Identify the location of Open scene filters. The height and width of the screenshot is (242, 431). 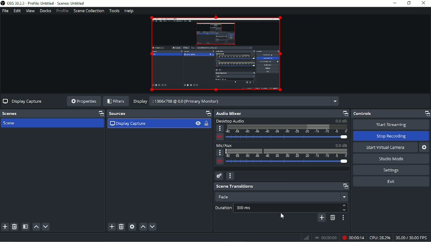
(26, 227).